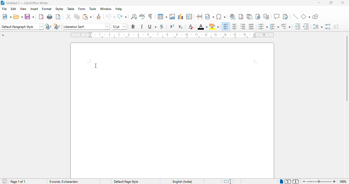 This screenshot has width=349, height=184. I want to click on set page style, so click(22, 26).